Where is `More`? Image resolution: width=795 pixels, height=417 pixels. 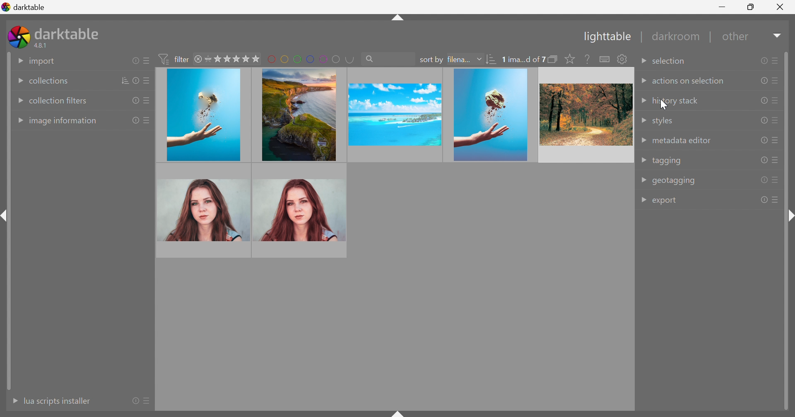 More is located at coordinates (12, 401).